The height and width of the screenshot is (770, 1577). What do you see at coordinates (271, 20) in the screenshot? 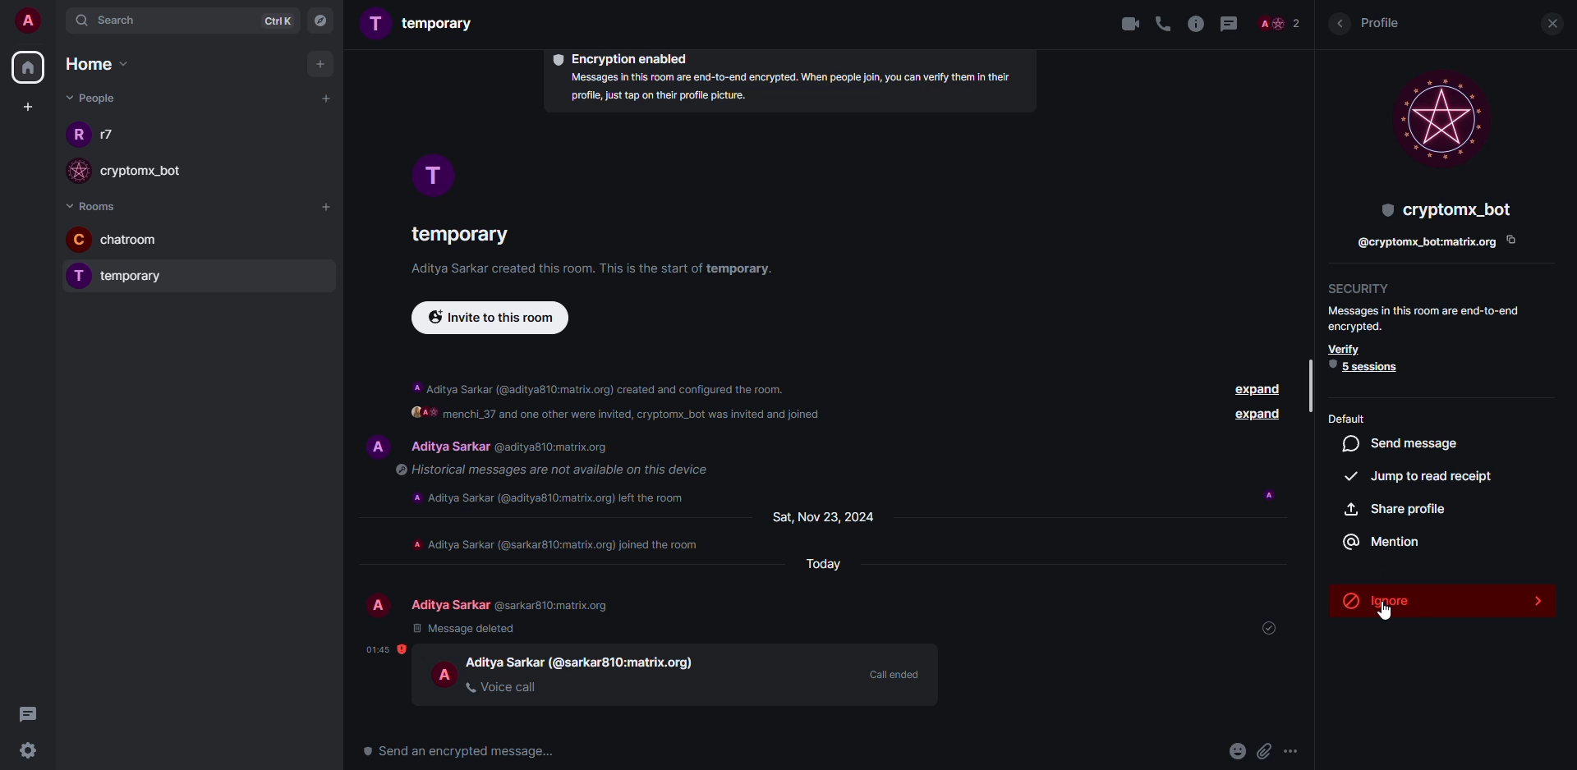
I see `ctrlK` at bounding box center [271, 20].